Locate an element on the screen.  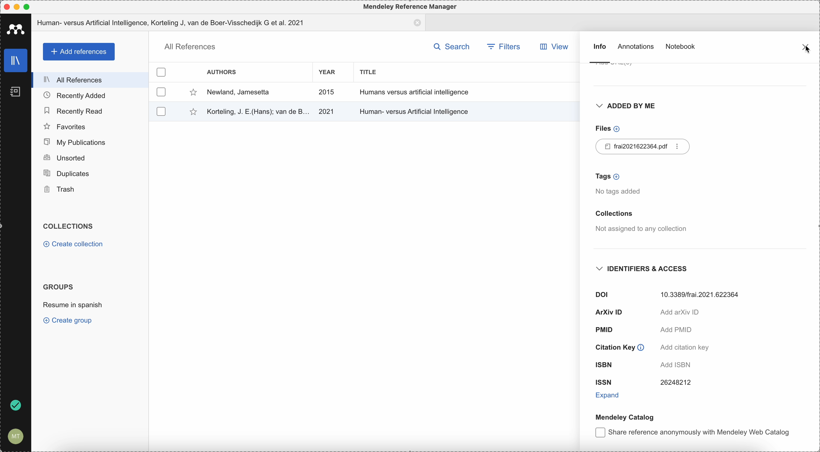
collections is located at coordinates (71, 226).